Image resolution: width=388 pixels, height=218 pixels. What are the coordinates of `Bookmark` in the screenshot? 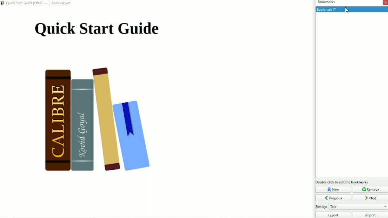 It's located at (351, 9).